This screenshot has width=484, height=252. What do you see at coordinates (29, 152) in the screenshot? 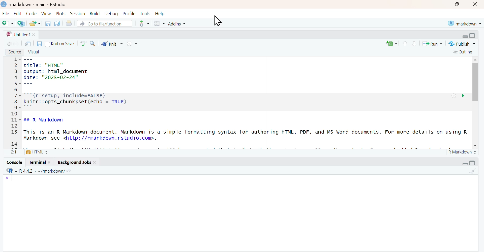
I see `HTML` at bounding box center [29, 152].